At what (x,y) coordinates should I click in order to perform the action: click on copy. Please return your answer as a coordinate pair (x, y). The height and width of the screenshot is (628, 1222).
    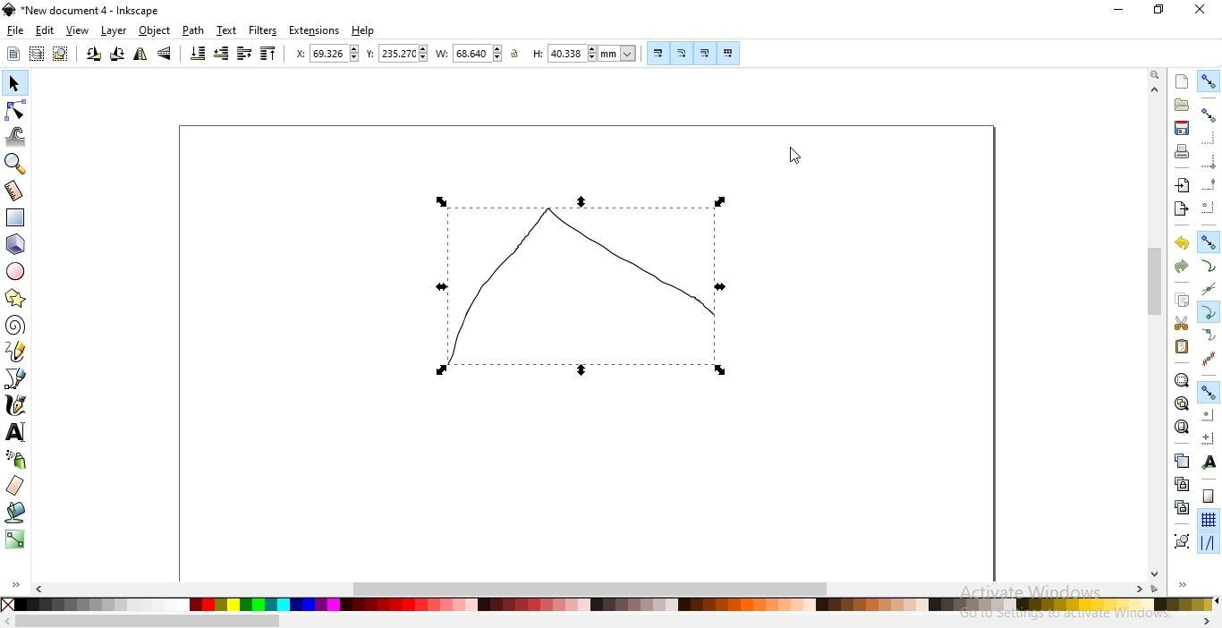
    Looking at the image, I should click on (1181, 298).